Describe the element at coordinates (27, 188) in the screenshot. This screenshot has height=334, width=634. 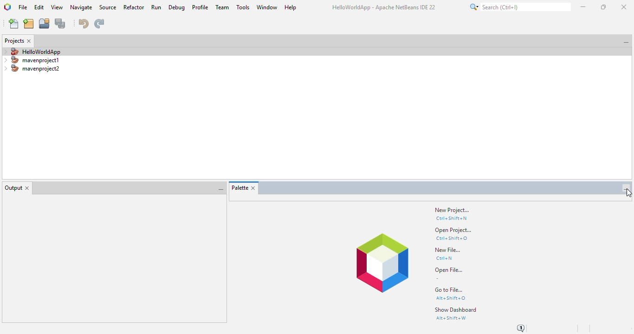
I see `close window` at that location.